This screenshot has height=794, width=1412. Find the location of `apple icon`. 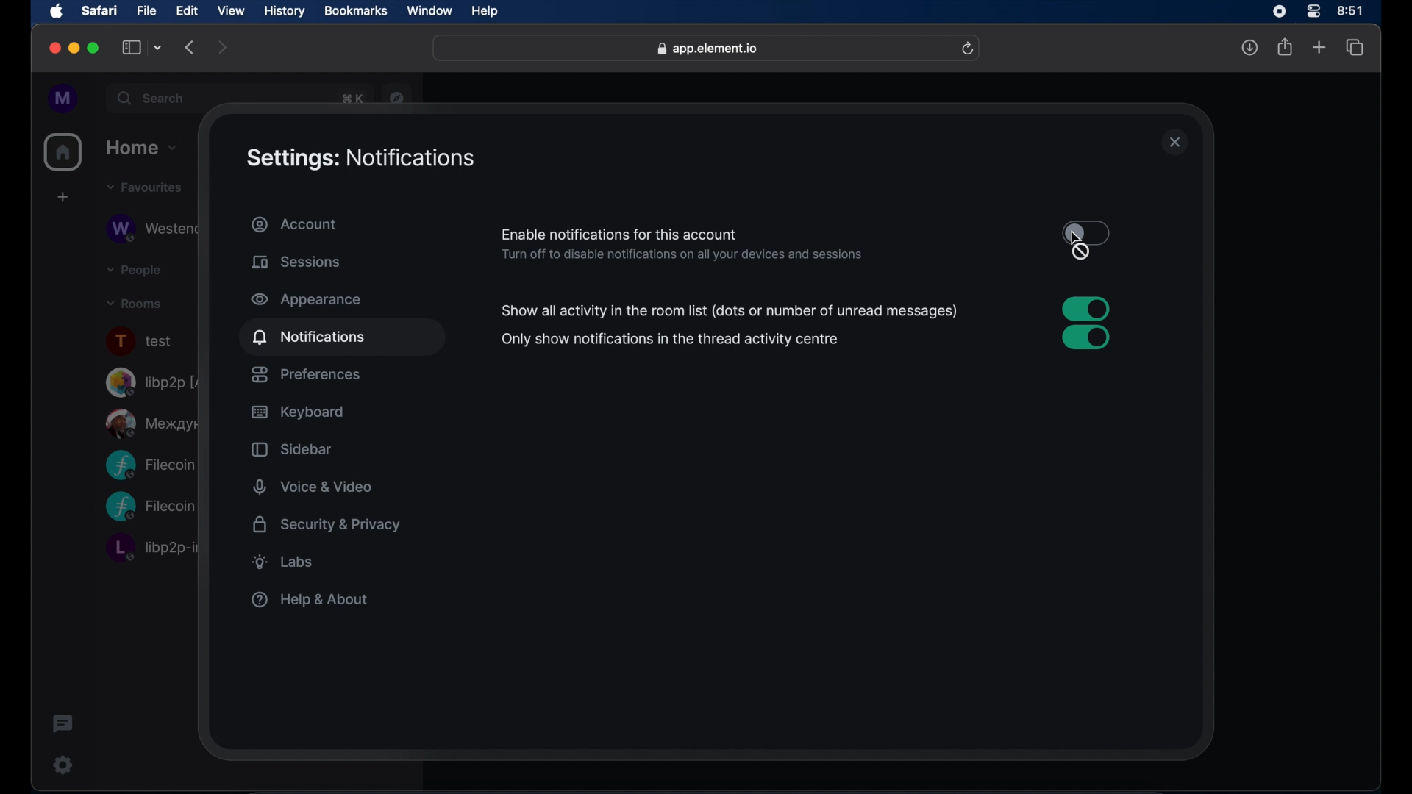

apple icon is located at coordinates (57, 12).